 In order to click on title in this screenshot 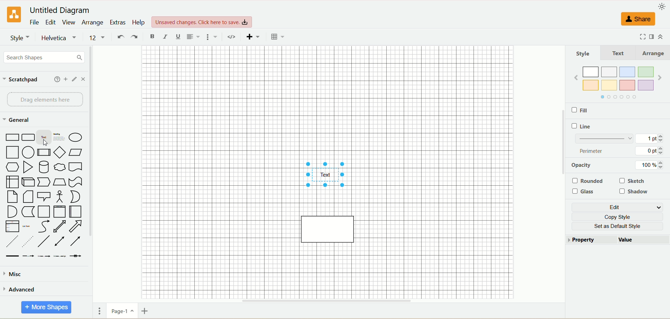, I will do `click(59, 10)`.